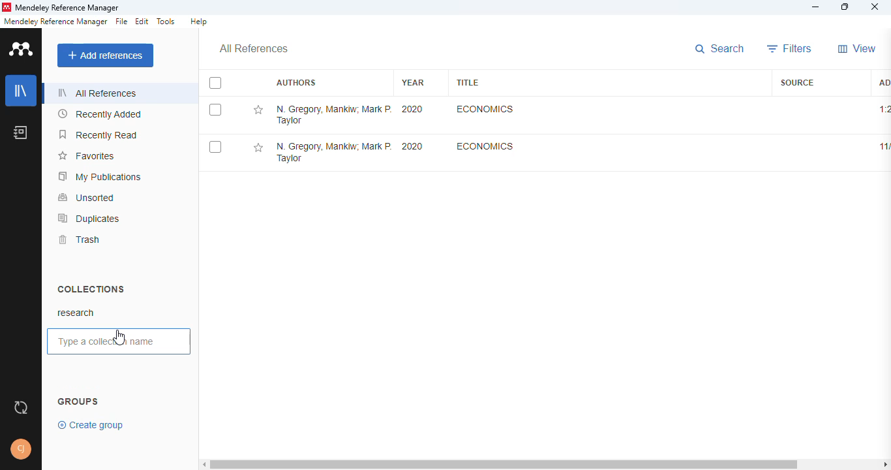 The width and height of the screenshot is (891, 470). Describe the element at coordinates (166, 22) in the screenshot. I see `tools` at that location.